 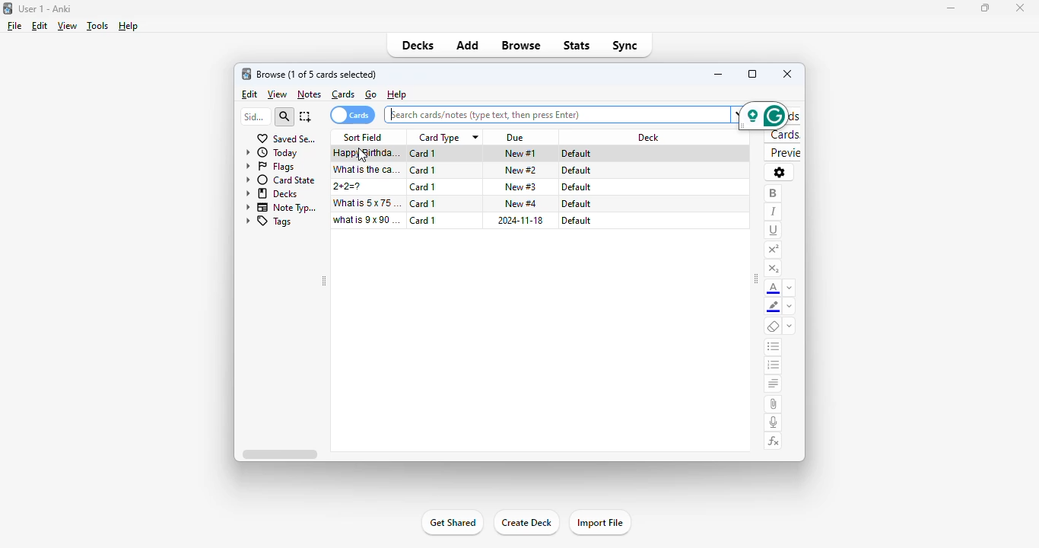 I want to click on underline, so click(x=773, y=231).